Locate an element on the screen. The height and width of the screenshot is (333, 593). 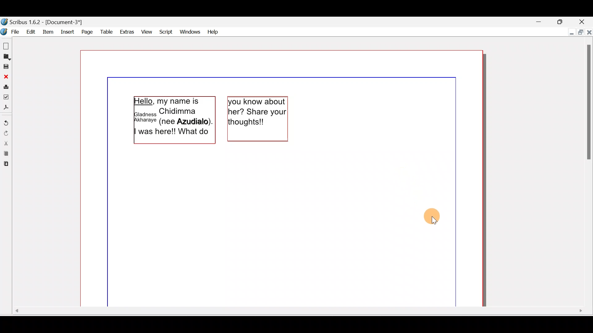
cursor is located at coordinates (433, 217).